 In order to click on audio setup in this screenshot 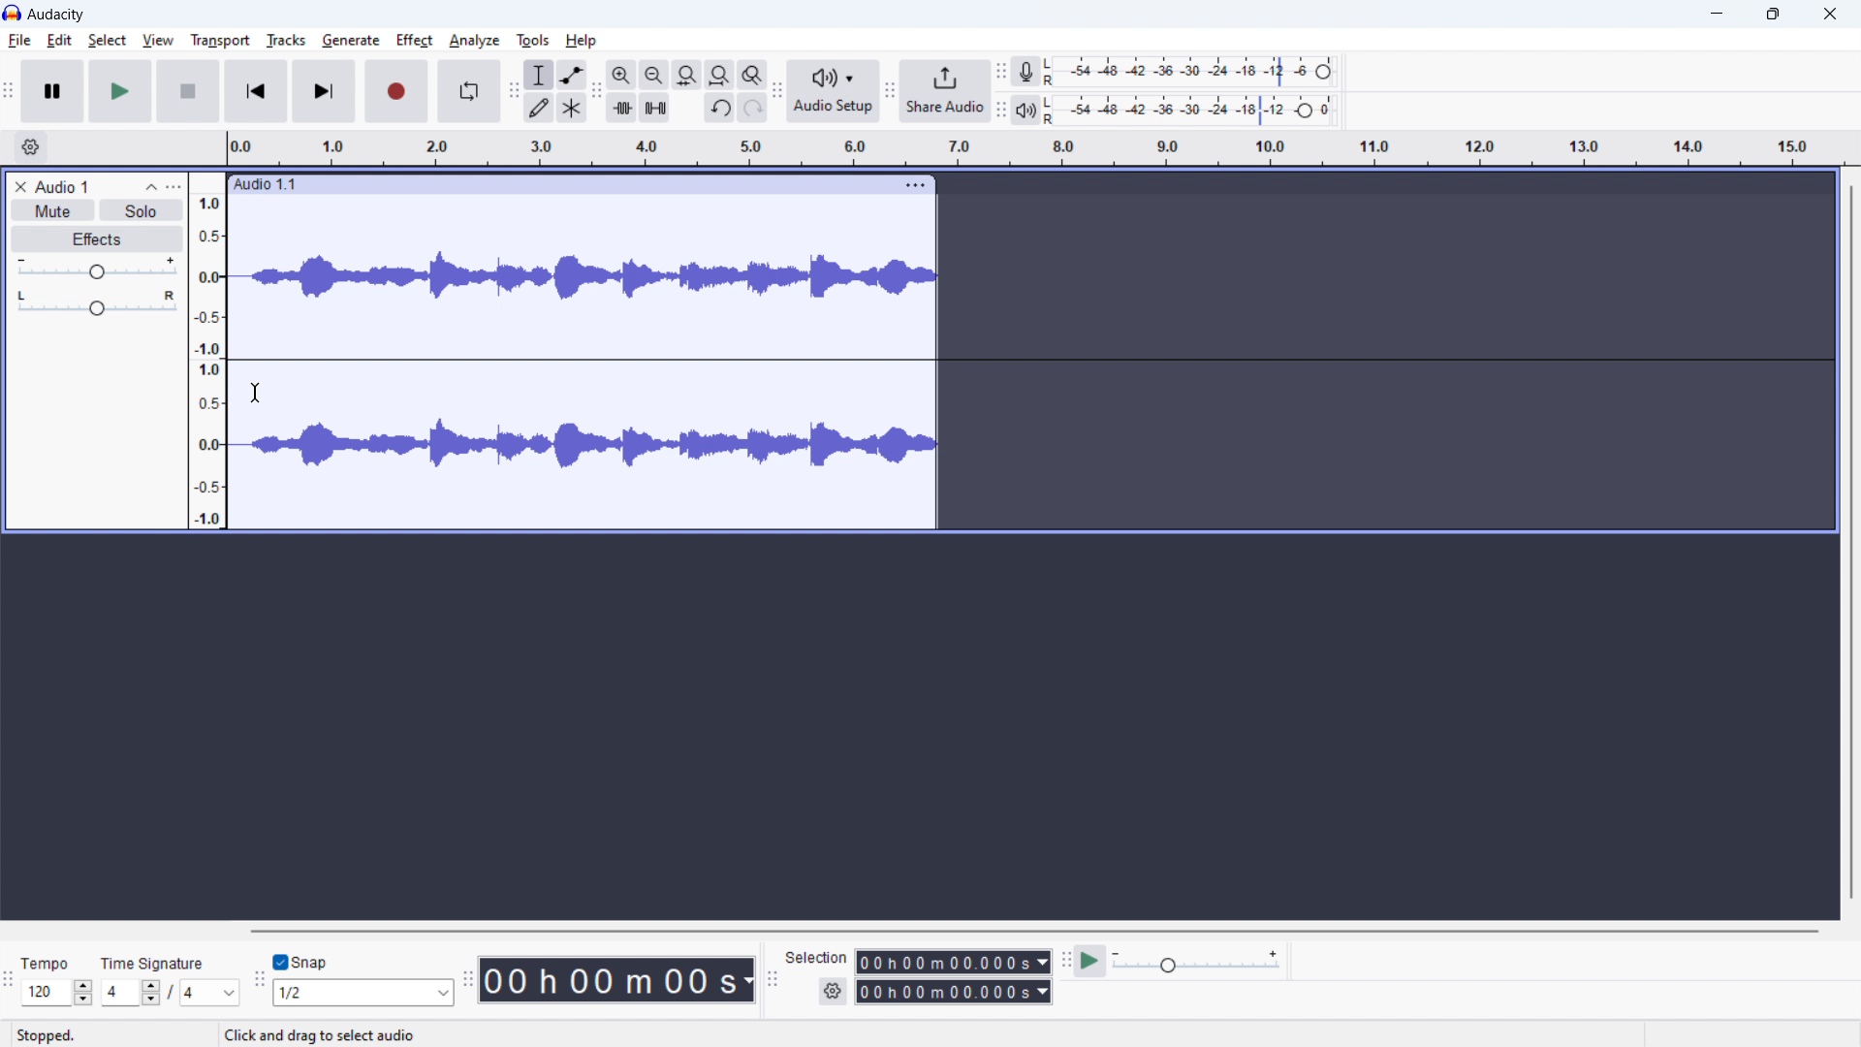, I will do `click(833, 91)`.